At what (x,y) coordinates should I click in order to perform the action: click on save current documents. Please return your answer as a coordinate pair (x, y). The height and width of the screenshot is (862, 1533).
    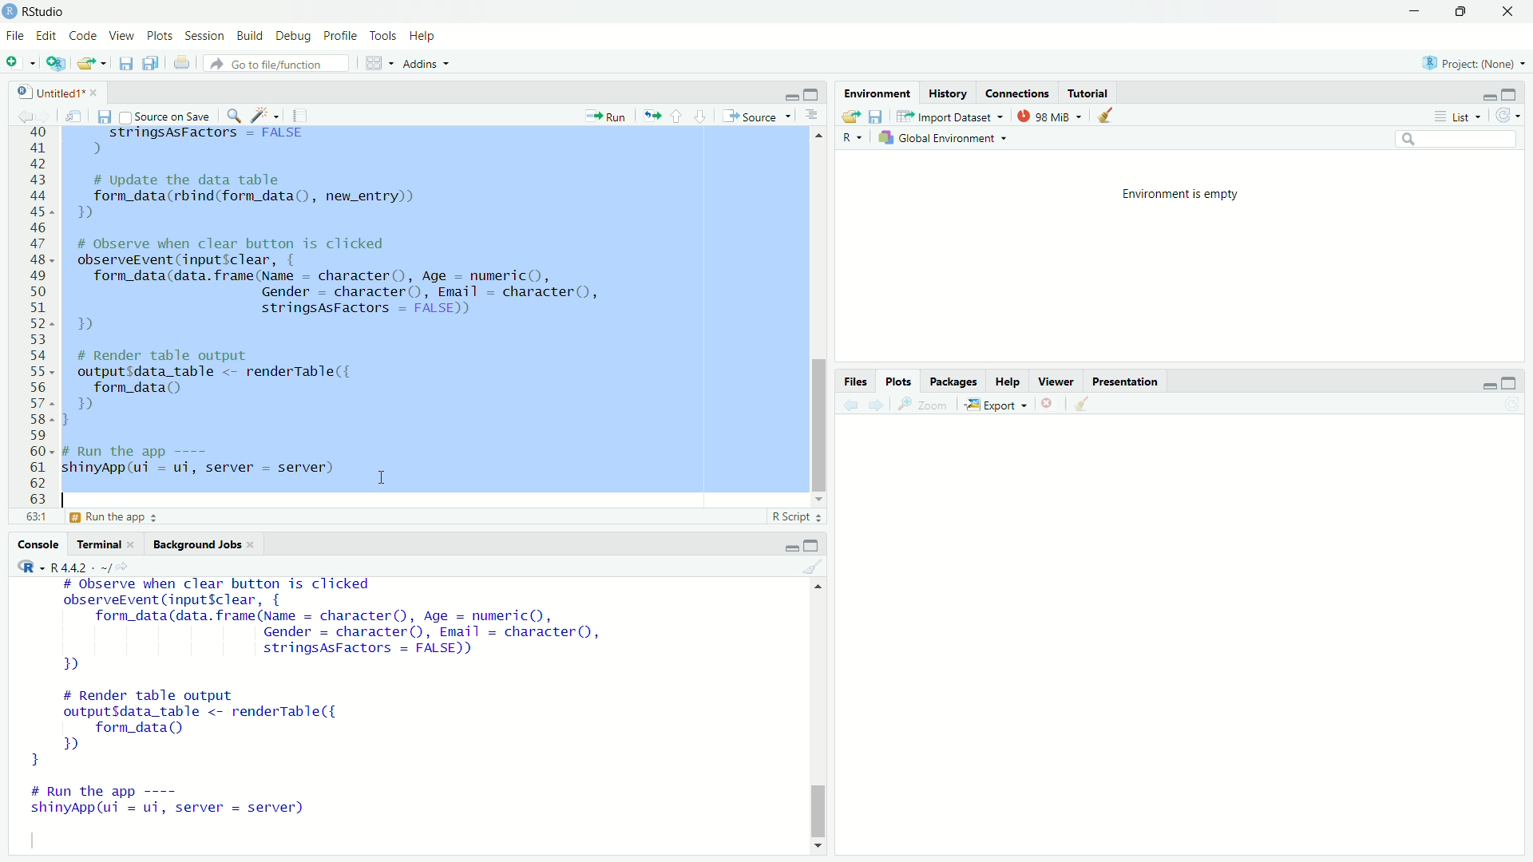
    Looking at the image, I should click on (125, 63).